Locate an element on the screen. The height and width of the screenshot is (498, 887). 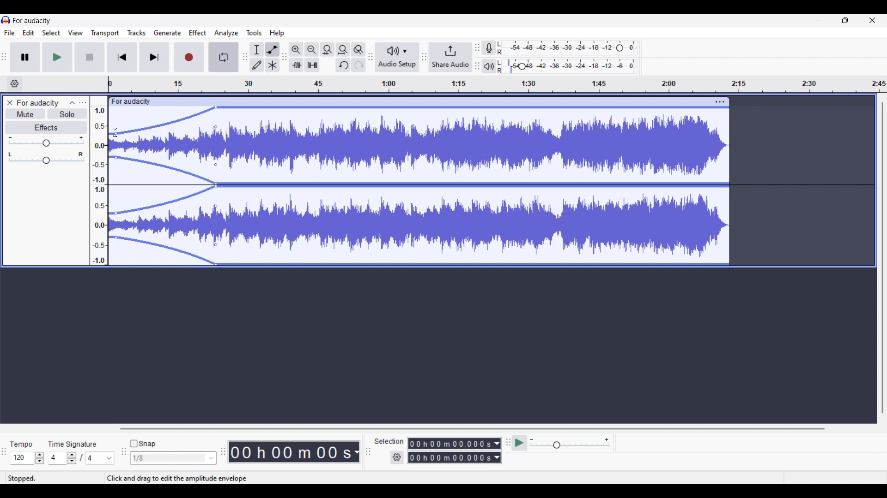
Skip/Select to end is located at coordinates (155, 57).